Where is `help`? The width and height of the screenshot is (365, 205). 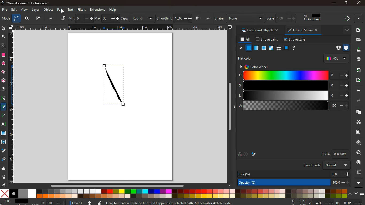
help is located at coordinates (294, 48).